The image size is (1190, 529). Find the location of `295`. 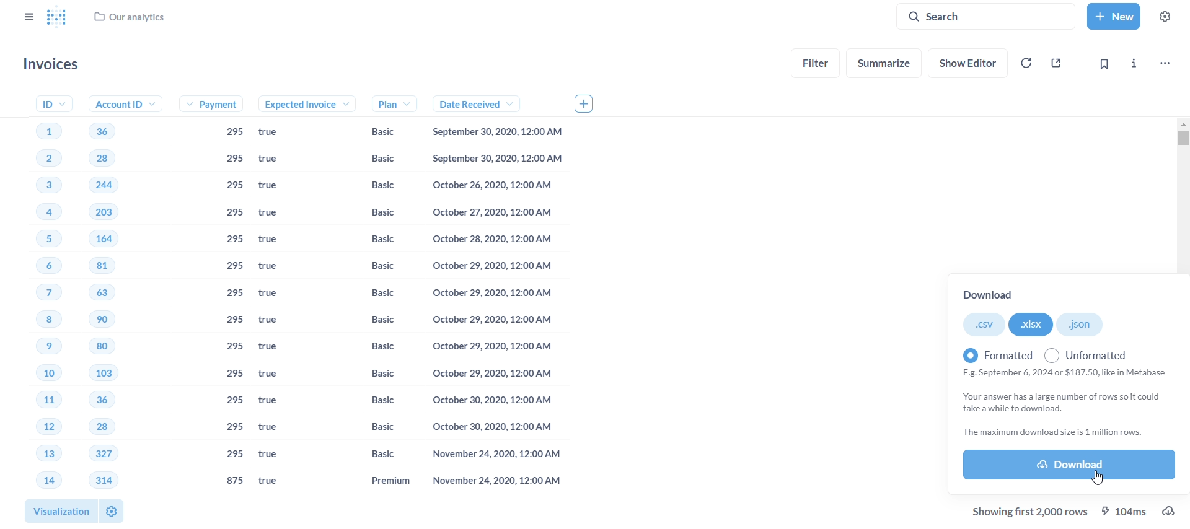

295 is located at coordinates (232, 267).